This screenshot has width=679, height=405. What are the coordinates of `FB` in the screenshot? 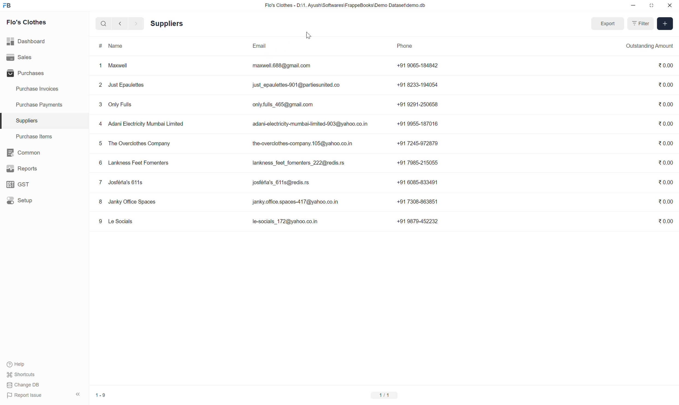 It's located at (7, 6).